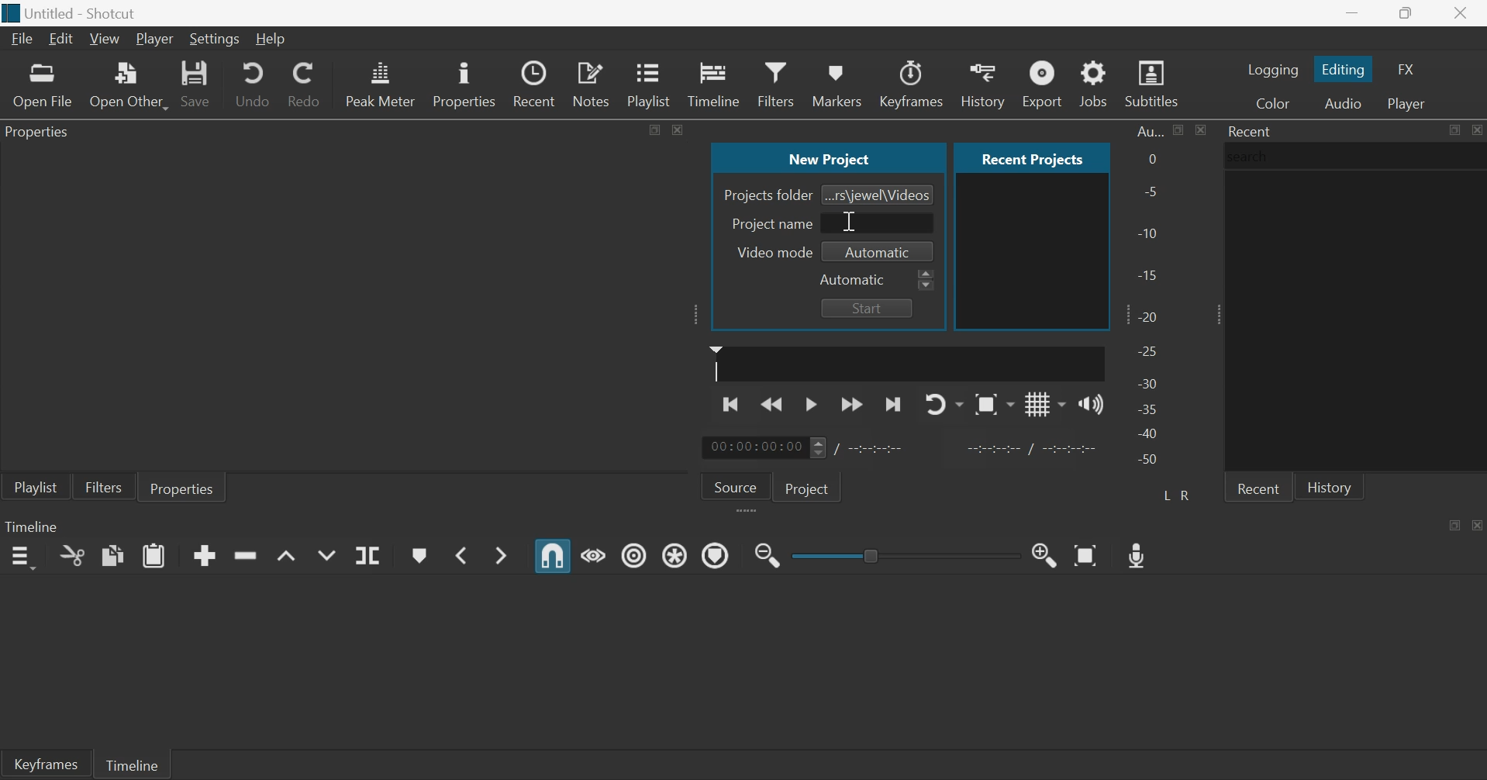 This screenshot has width=1487, height=780. Describe the element at coordinates (1251, 131) in the screenshot. I see `Recent` at that location.